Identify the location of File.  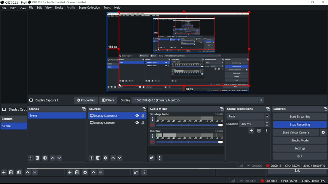
(5, 8).